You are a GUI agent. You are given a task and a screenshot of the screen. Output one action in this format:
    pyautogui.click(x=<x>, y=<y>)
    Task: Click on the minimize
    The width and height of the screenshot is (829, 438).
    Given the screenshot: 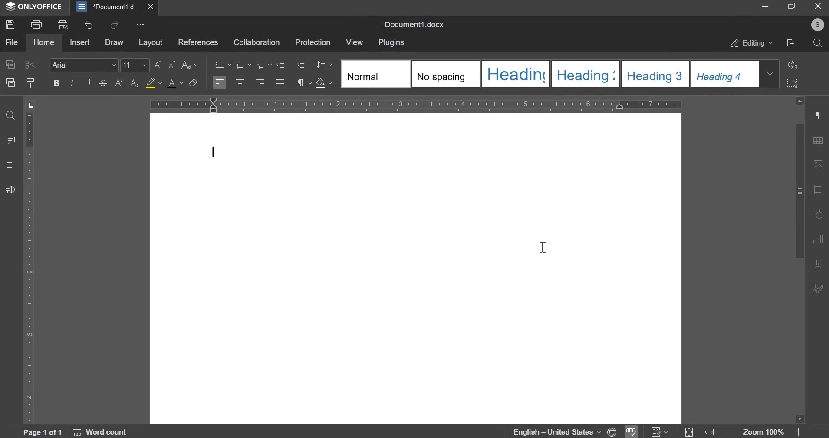 What is the action you would take?
    pyautogui.click(x=763, y=6)
    